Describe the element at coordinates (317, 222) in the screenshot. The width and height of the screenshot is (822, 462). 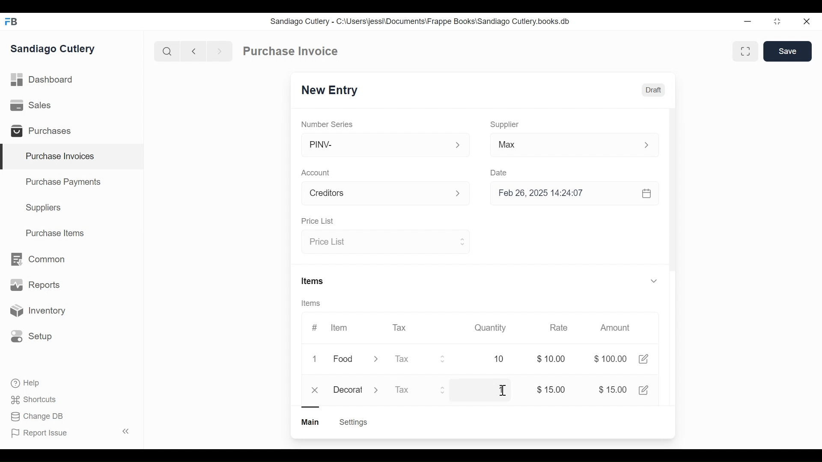
I see `Price List` at that location.